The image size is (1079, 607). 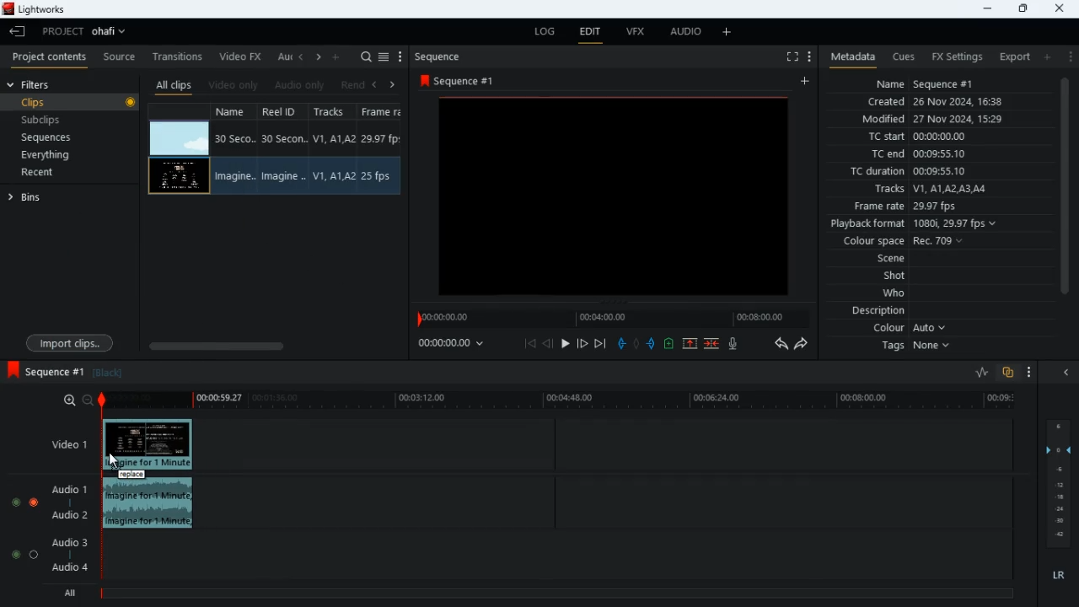 I want to click on add, so click(x=337, y=56).